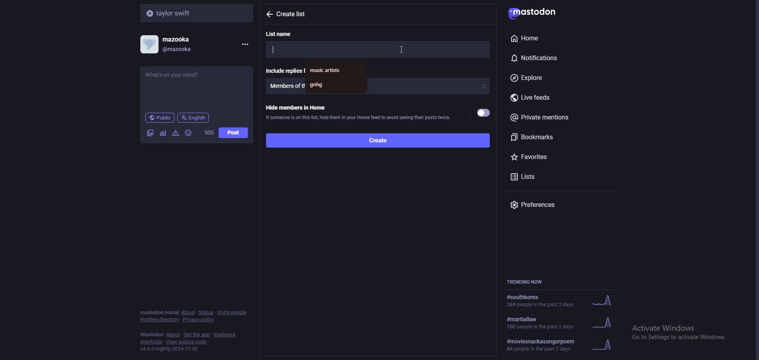 This screenshot has width=759, height=360. What do you see at coordinates (561, 137) in the screenshot?
I see `bookmarks` at bounding box center [561, 137].